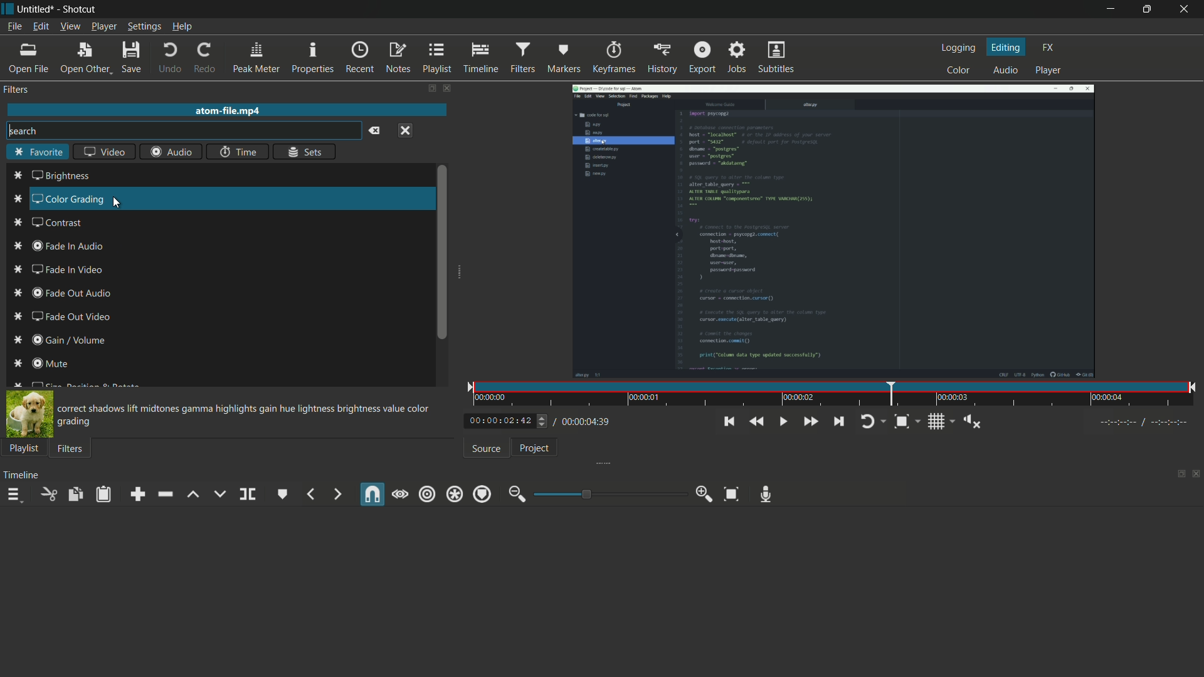 The image size is (1204, 677). I want to click on keyframes, so click(613, 58).